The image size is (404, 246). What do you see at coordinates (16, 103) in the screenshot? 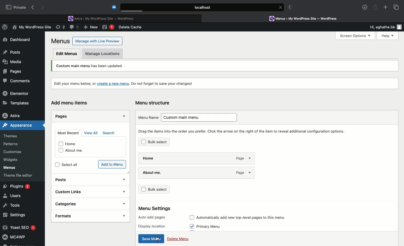
I see `Templates` at bounding box center [16, 103].